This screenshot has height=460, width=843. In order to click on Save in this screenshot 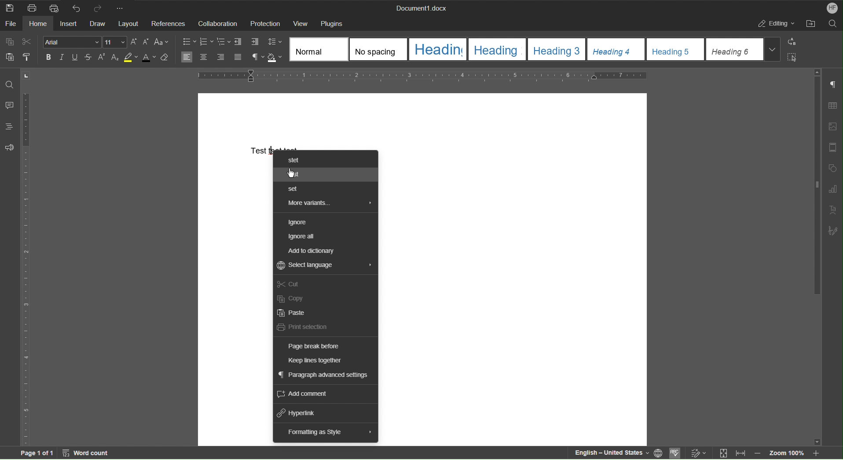, I will do `click(9, 7)`.